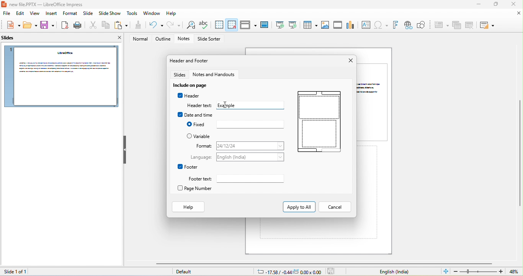 This screenshot has height=276, width=523. Describe the element at coordinates (125, 149) in the screenshot. I see `hide left sidebar` at that location.